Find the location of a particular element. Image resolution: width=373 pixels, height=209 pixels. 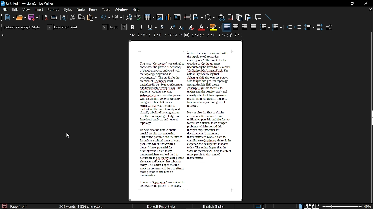

Minimize is located at coordinates (338, 3).